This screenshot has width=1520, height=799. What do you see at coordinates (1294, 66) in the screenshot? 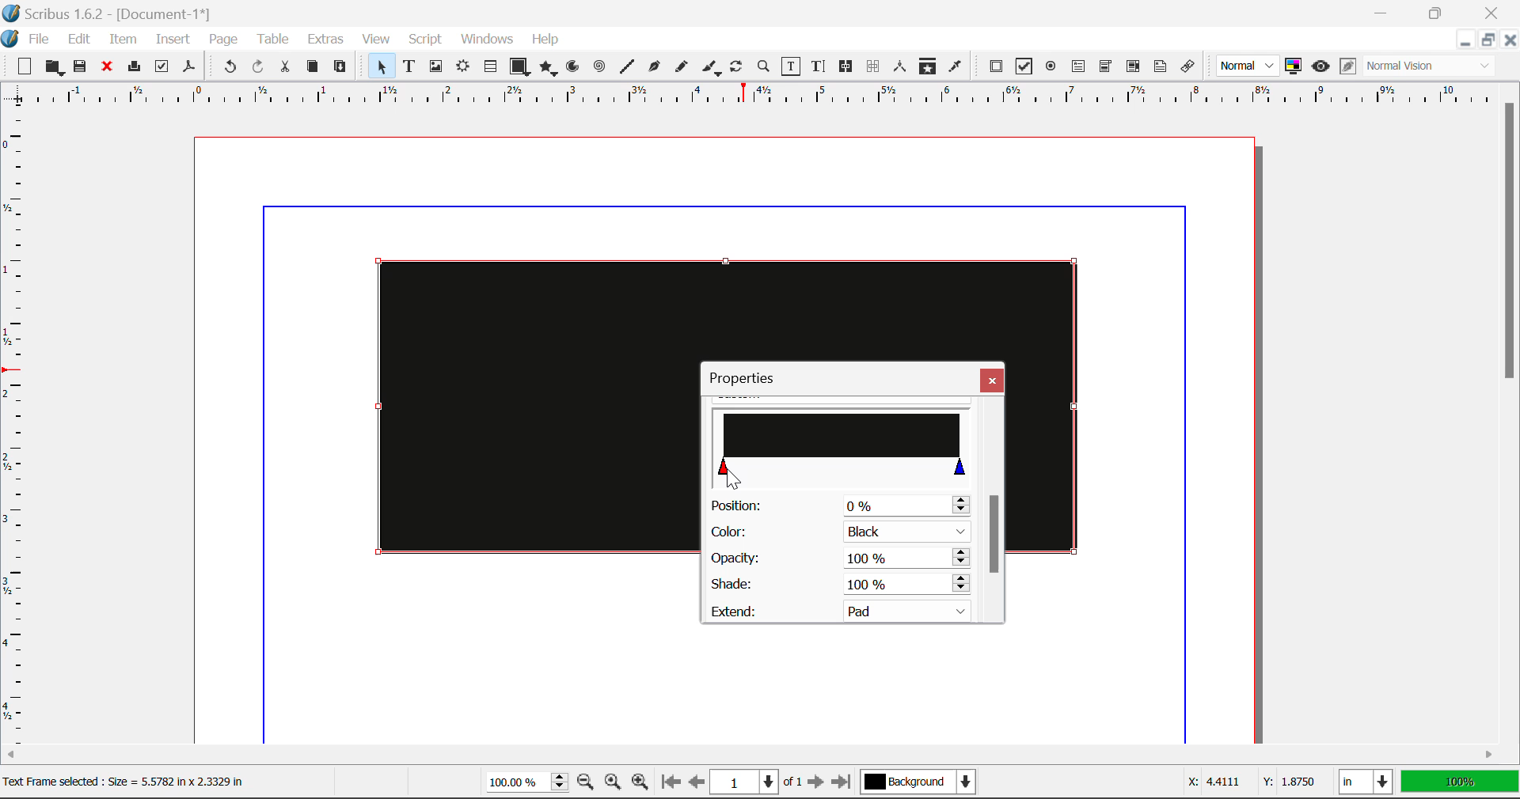
I see `Toggle Color Management` at bounding box center [1294, 66].